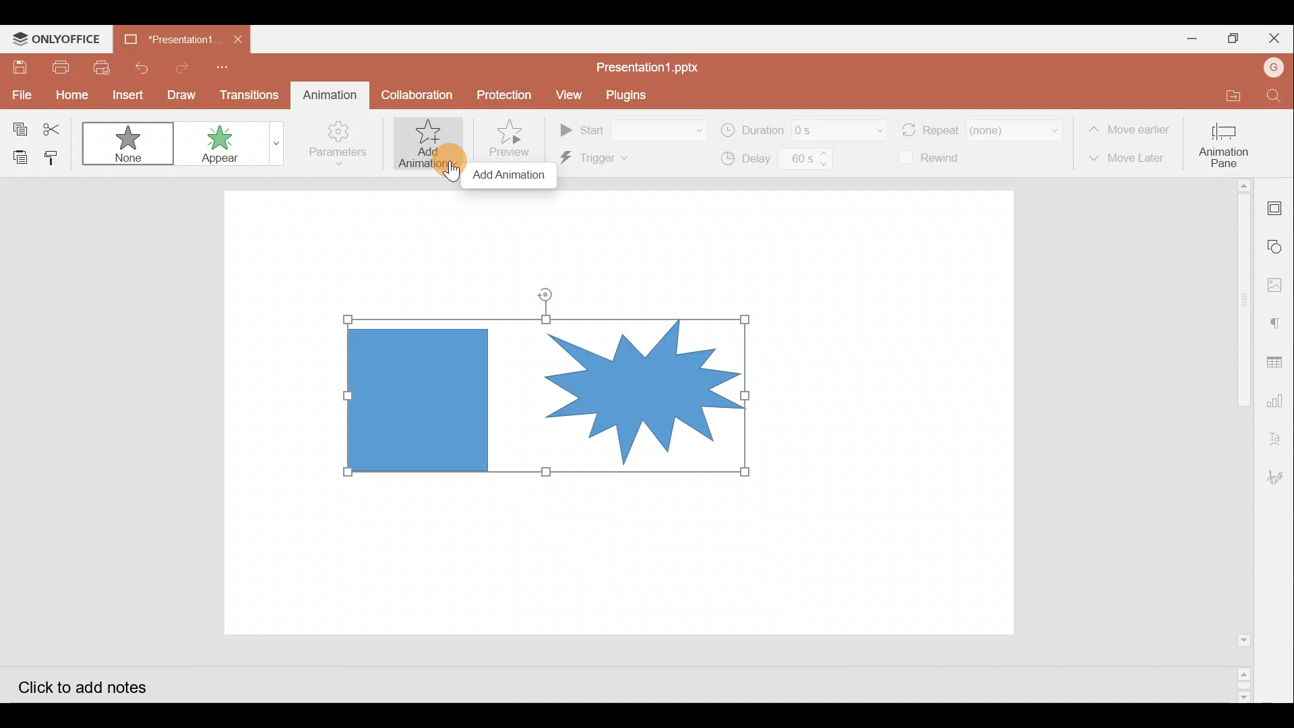 The image size is (1294, 728). Describe the element at coordinates (505, 96) in the screenshot. I see `Protection` at that location.